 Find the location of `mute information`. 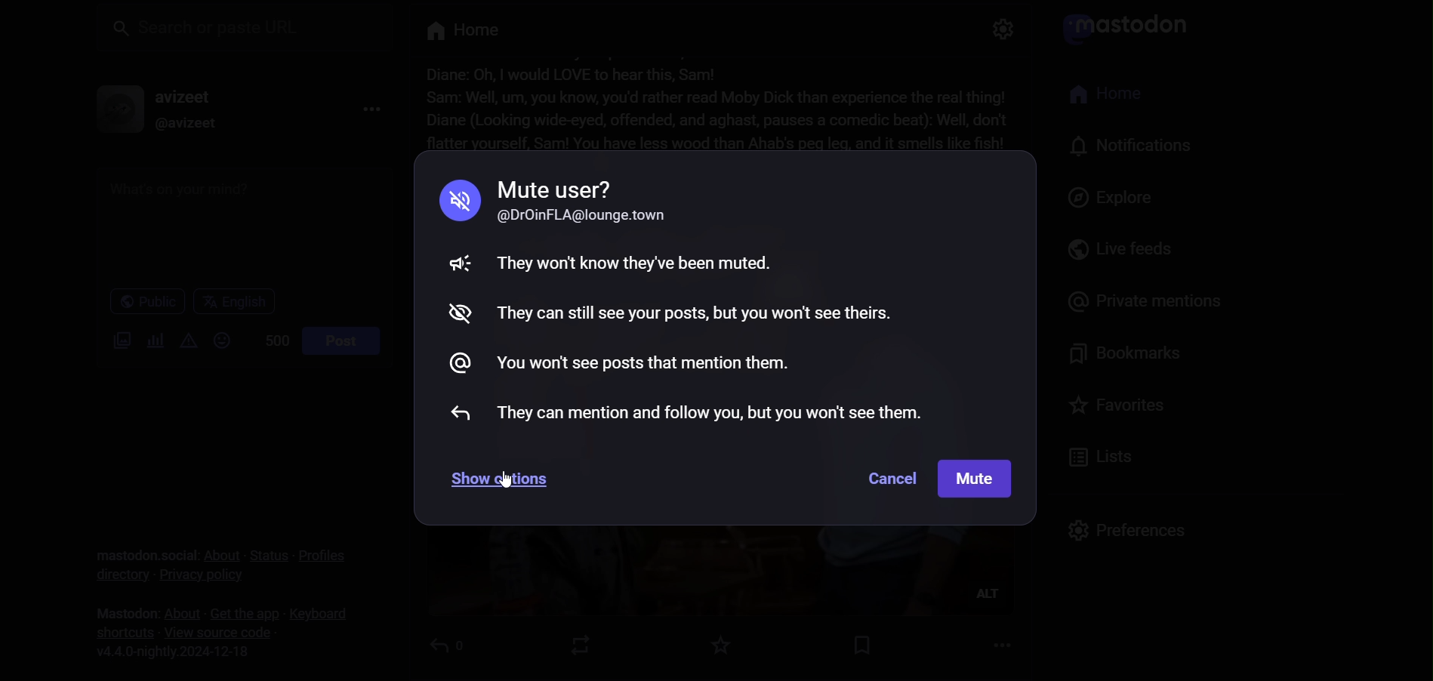

mute information is located at coordinates (699, 295).